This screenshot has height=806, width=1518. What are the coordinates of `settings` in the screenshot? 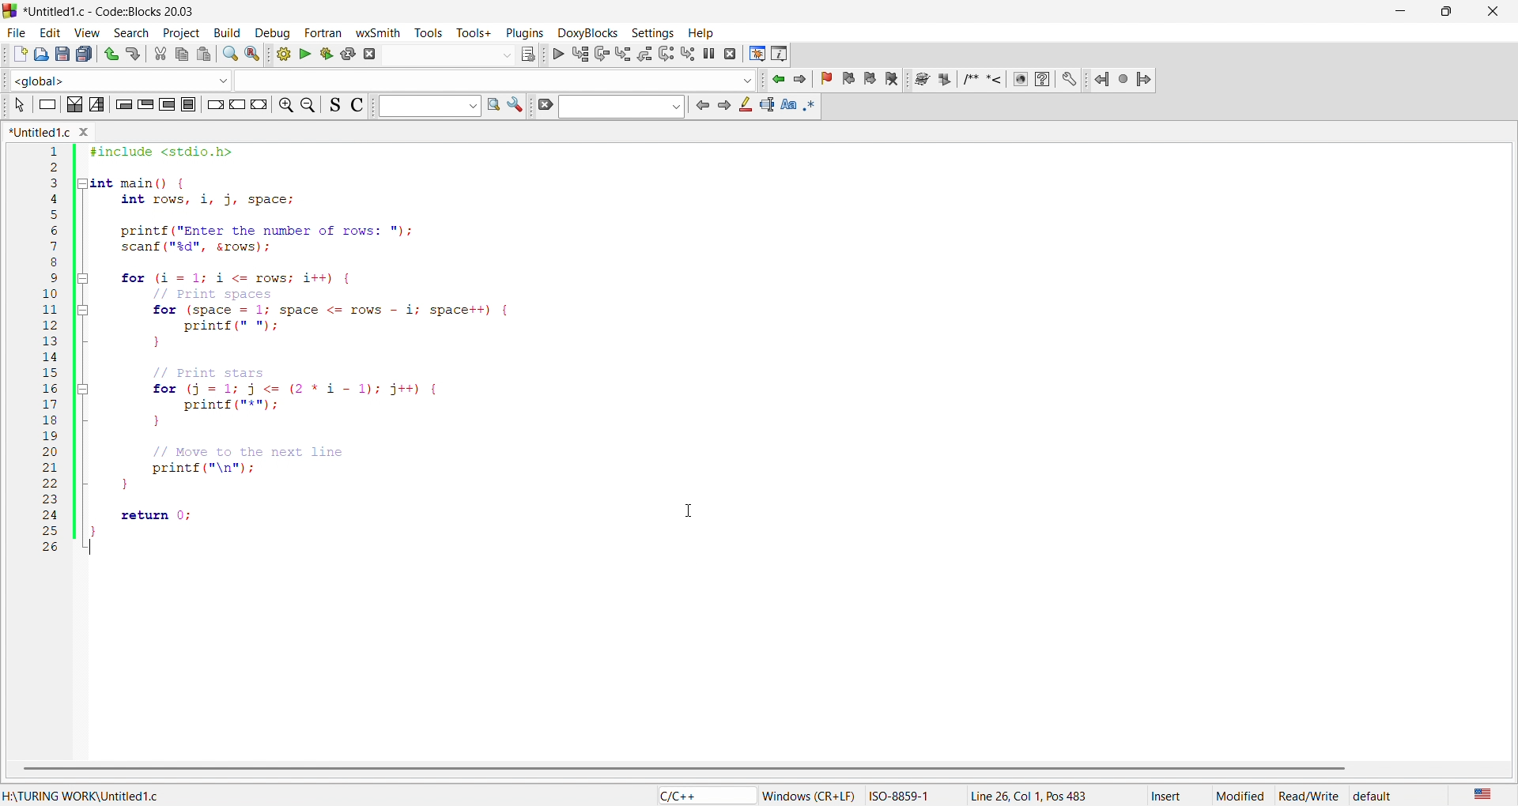 It's located at (652, 29).